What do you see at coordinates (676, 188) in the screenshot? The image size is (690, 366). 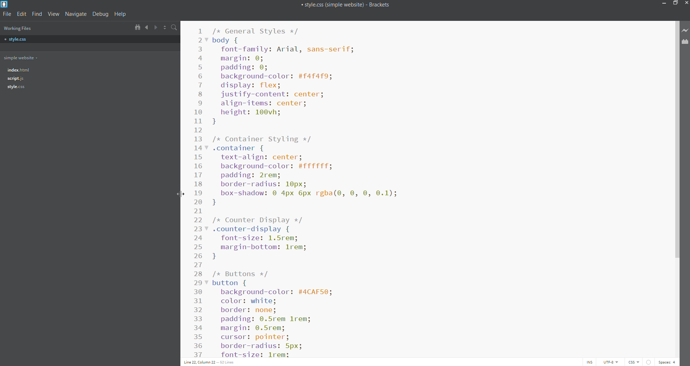 I see `scroll bar` at bounding box center [676, 188].